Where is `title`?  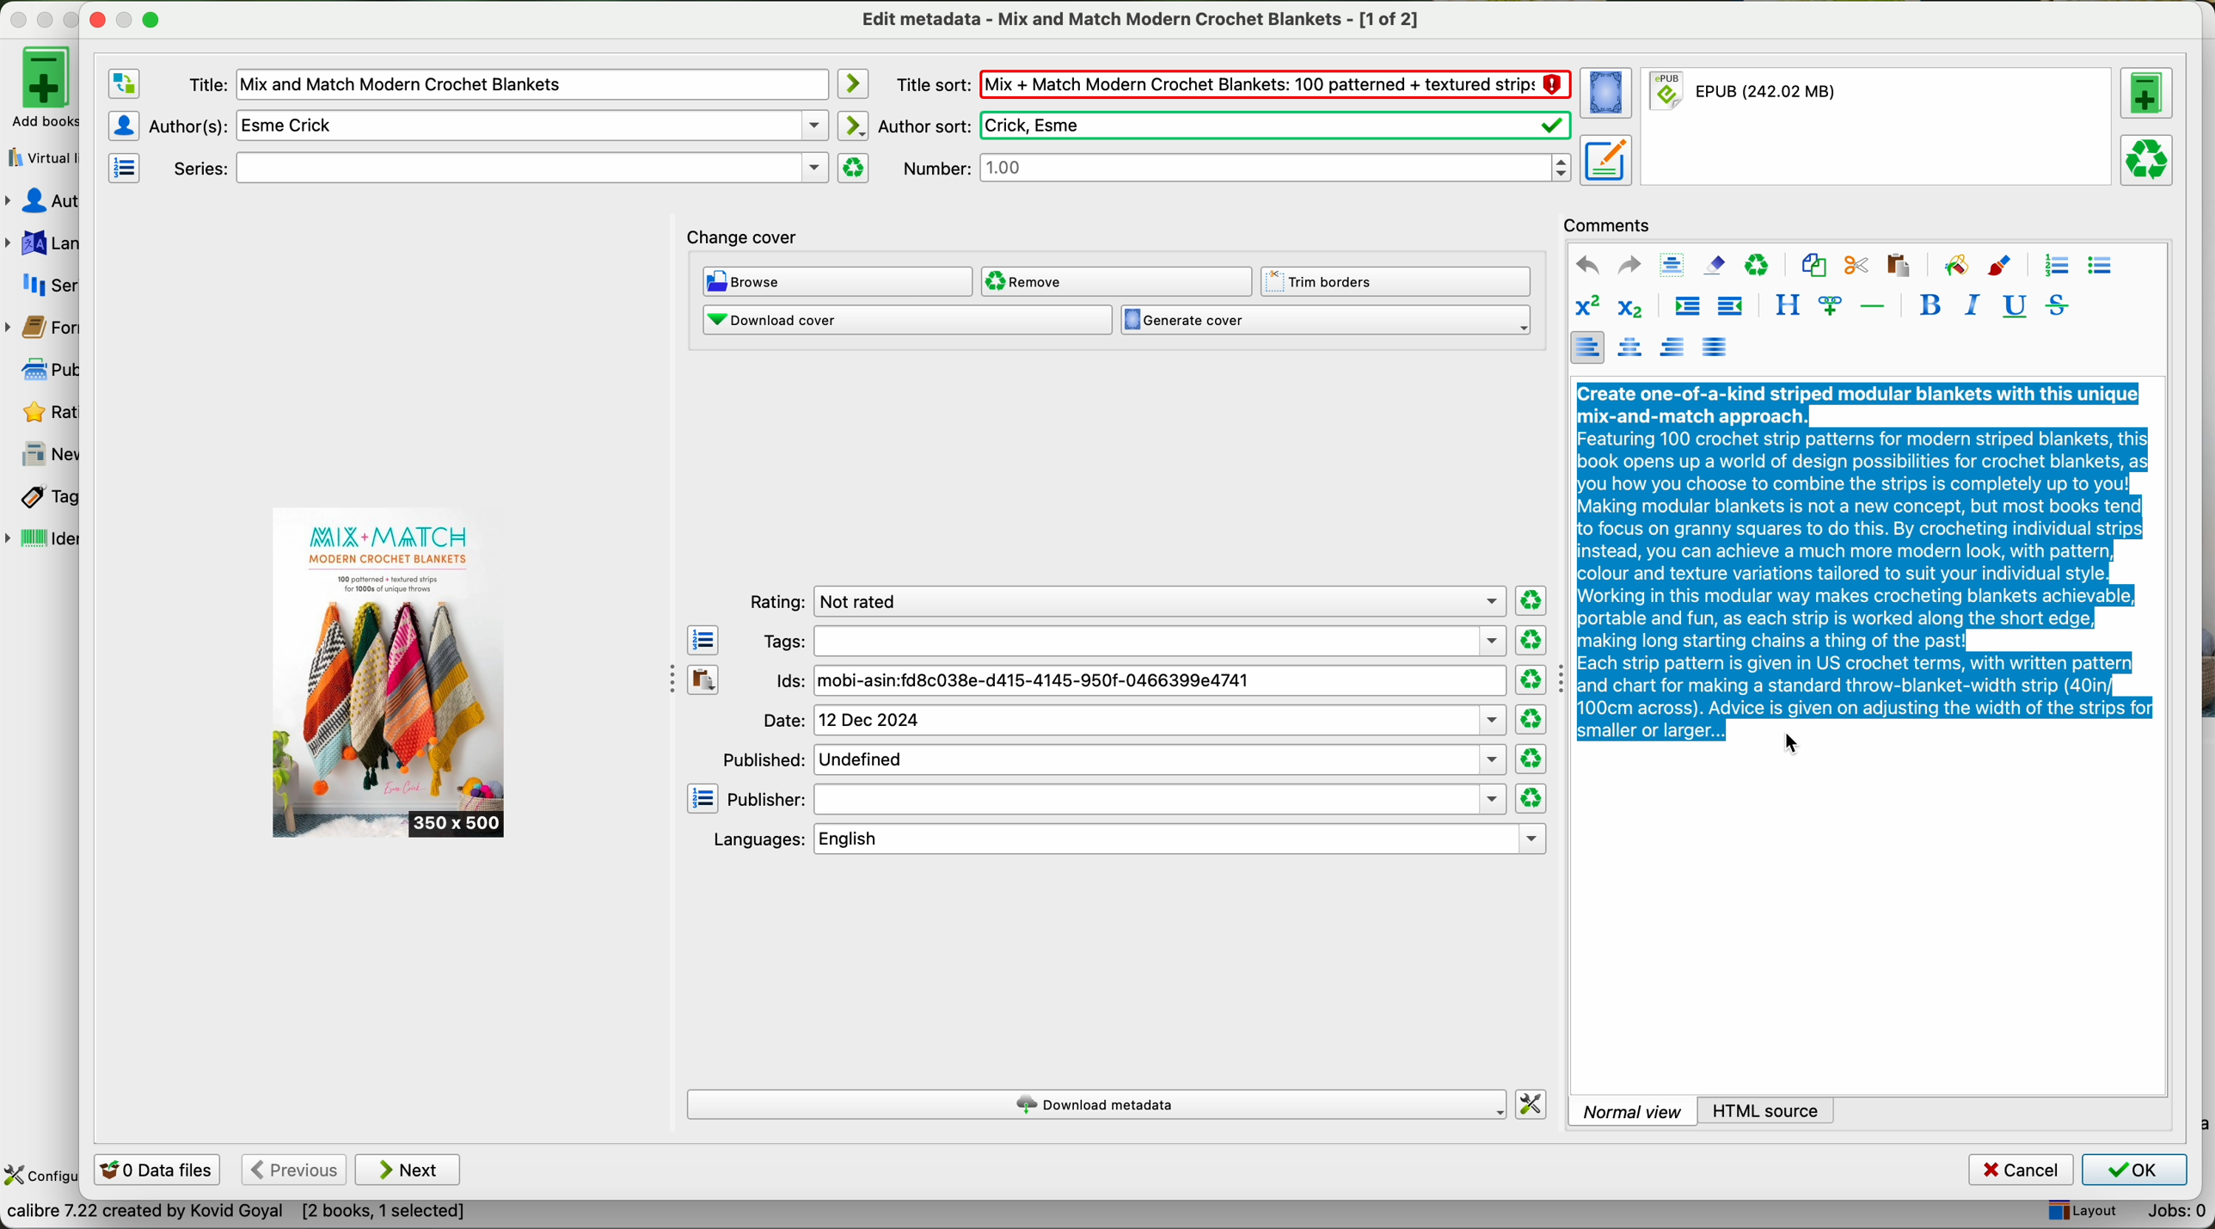
title is located at coordinates (506, 85).